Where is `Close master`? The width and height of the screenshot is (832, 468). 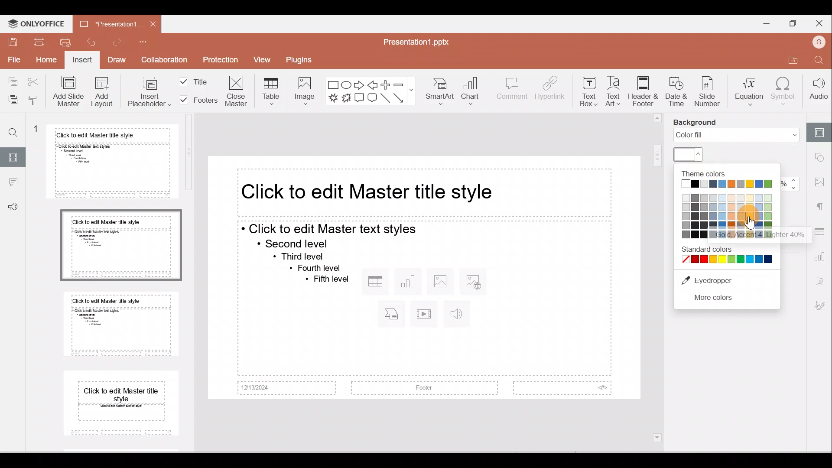
Close master is located at coordinates (236, 92).